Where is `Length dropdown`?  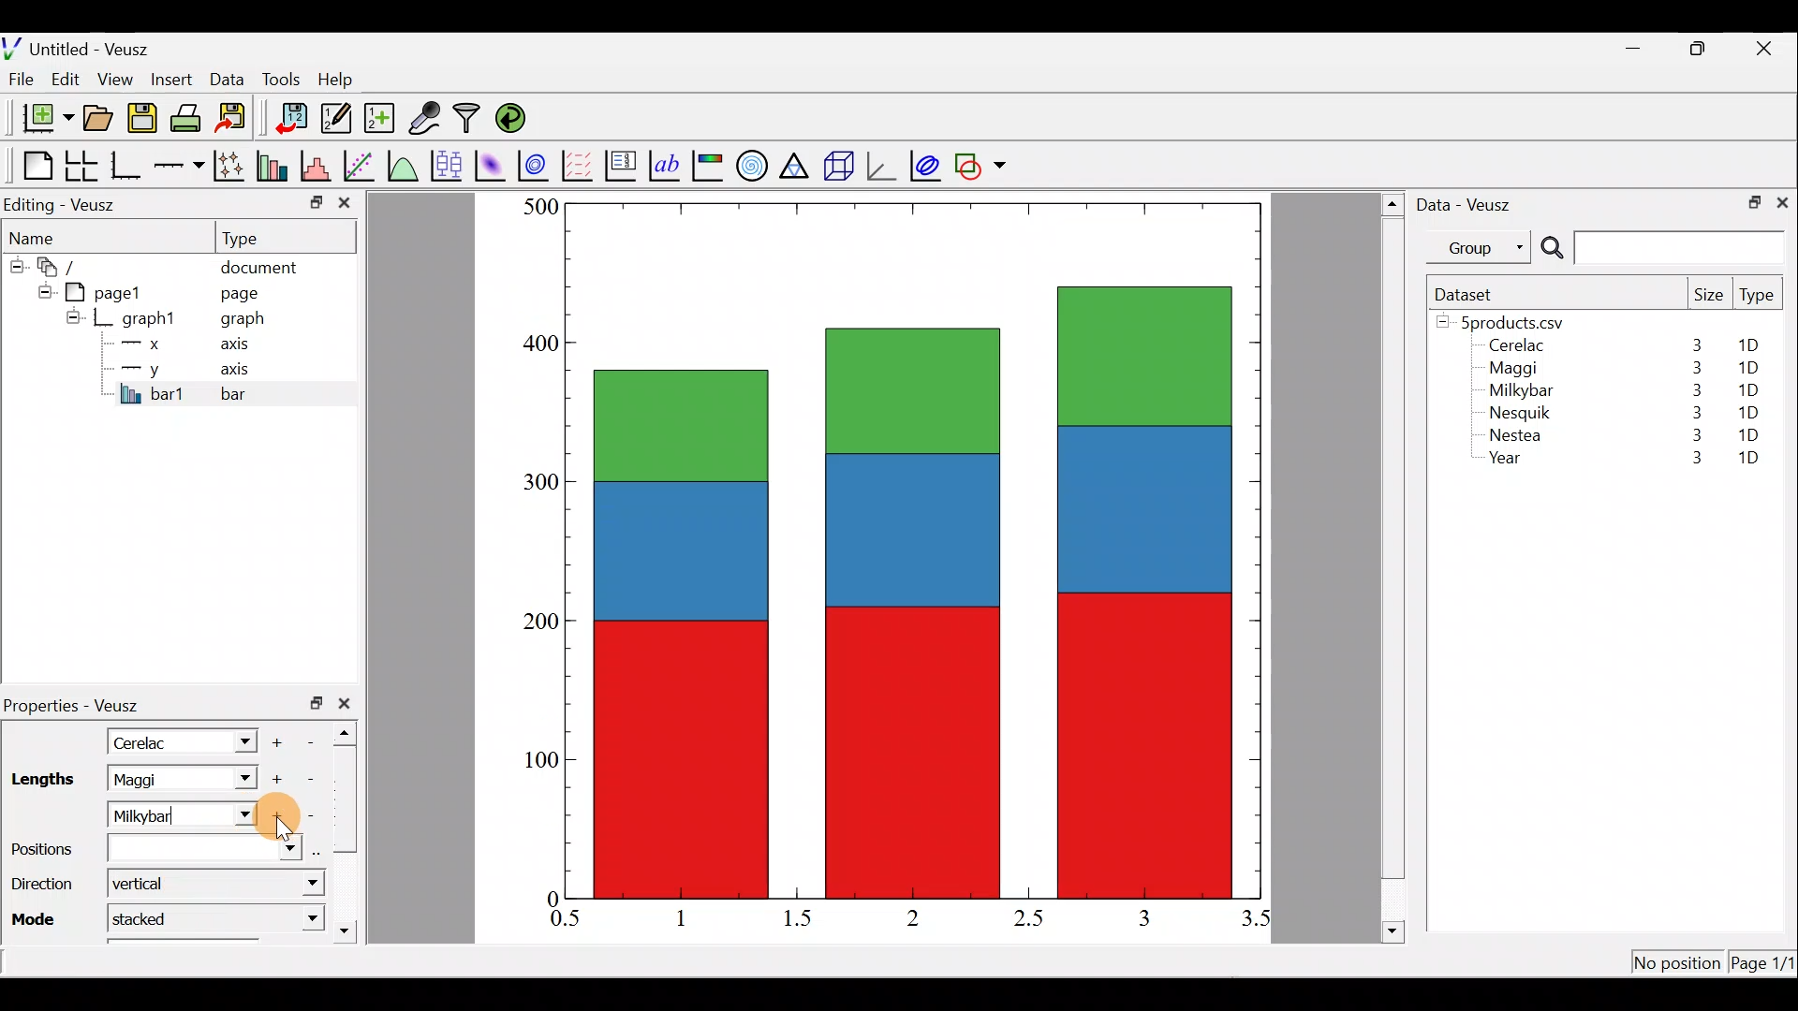 Length dropdown is located at coordinates (240, 779).